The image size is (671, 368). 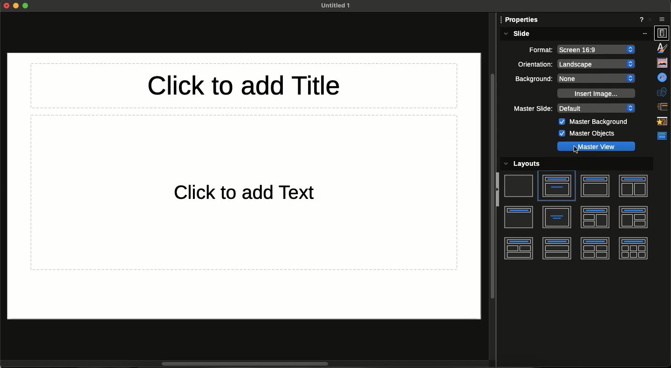 What do you see at coordinates (557, 217) in the screenshot?
I see `Text` at bounding box center [557, 217].